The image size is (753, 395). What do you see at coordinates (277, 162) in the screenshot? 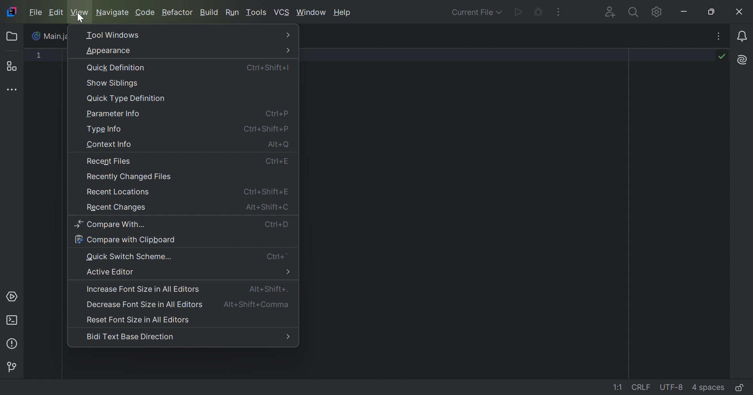
I see `Ctrl+E` at bounding box center [277, 162].